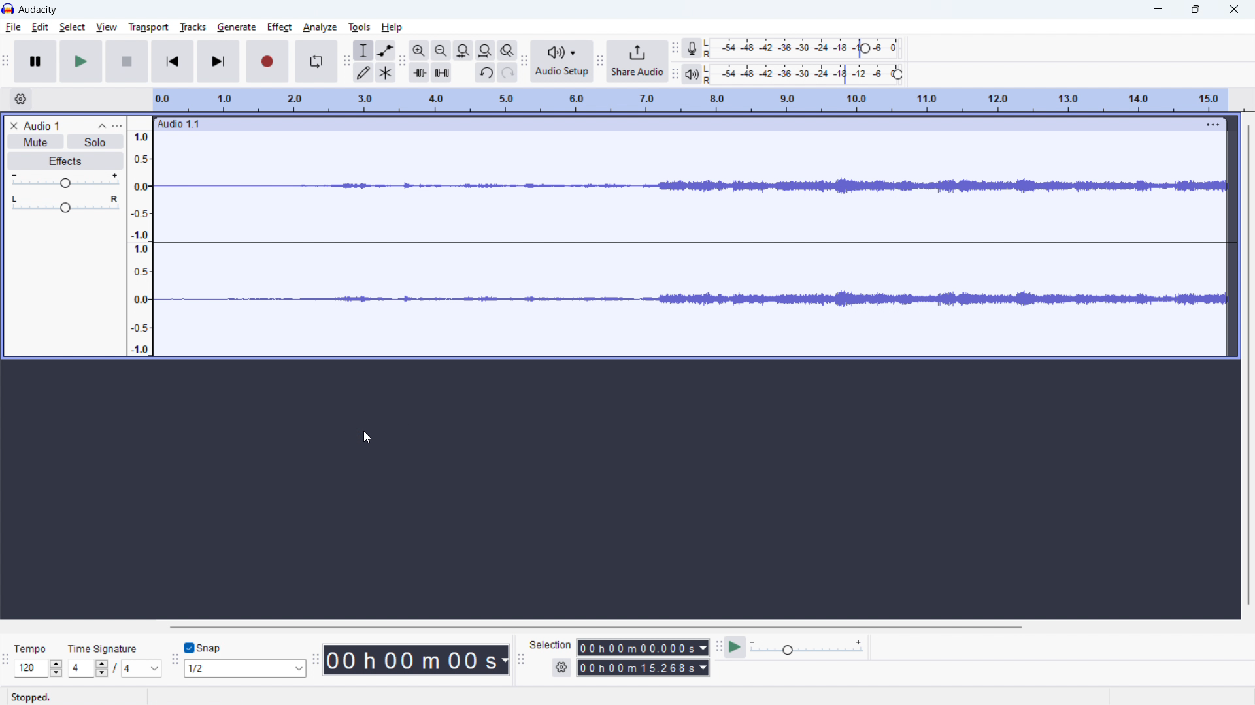 The height and width of the screenshot is (705, 1255). I want to click on Open Menu, so click(201, 697).